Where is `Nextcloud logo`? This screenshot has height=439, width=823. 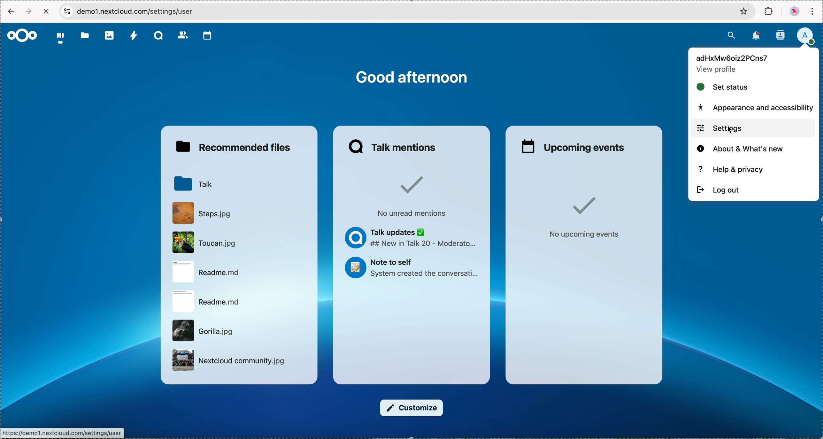
Nextcloud logo is located at coordinates (21, 35).